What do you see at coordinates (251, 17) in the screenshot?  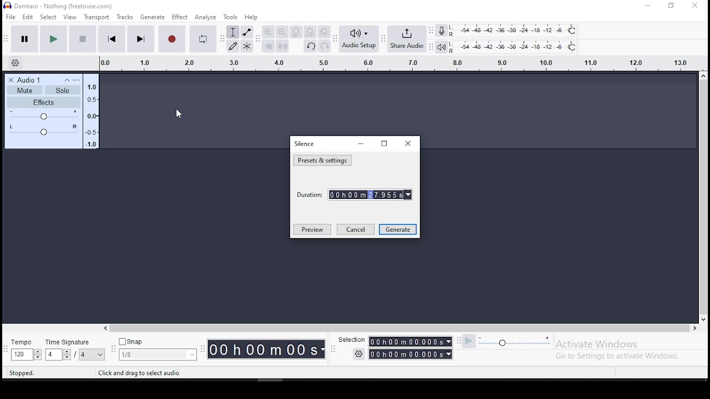 I see `help` at bounding box center [251, 17].